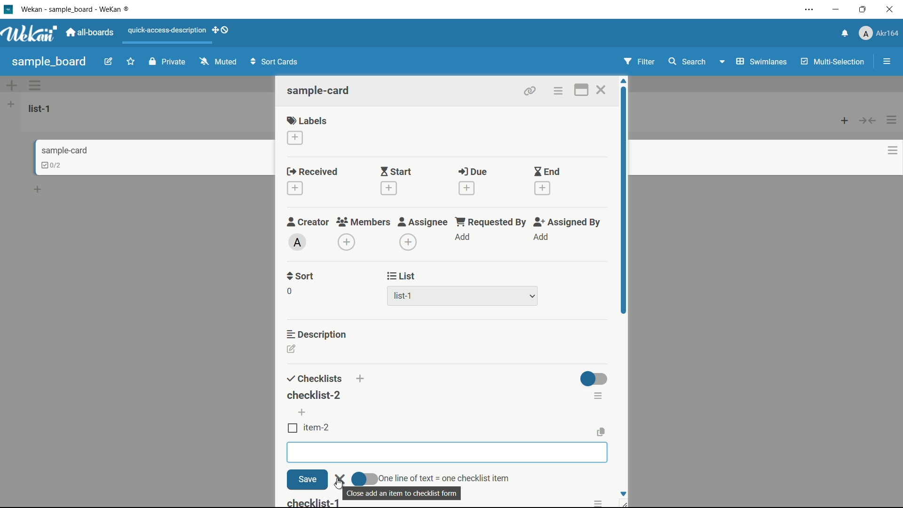  I want to click on add, so click(540, 237).